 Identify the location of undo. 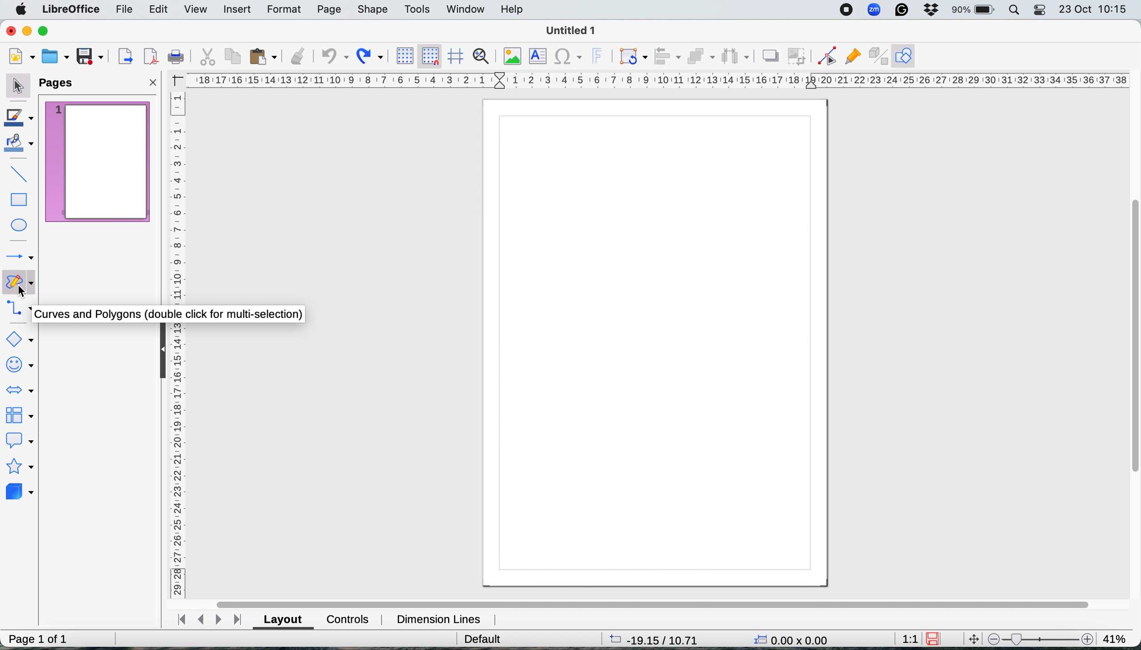
(335, 57).